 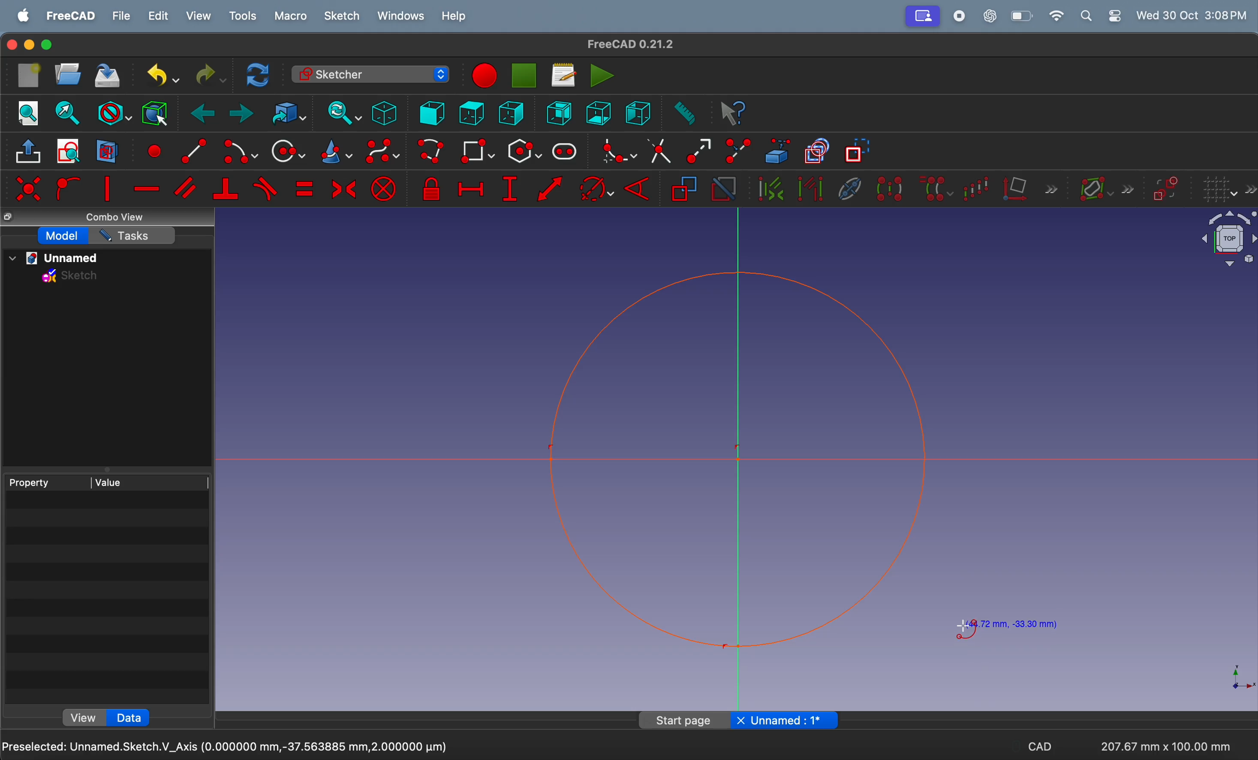 I want to click on create external geometry, so click(x=778, y=151).